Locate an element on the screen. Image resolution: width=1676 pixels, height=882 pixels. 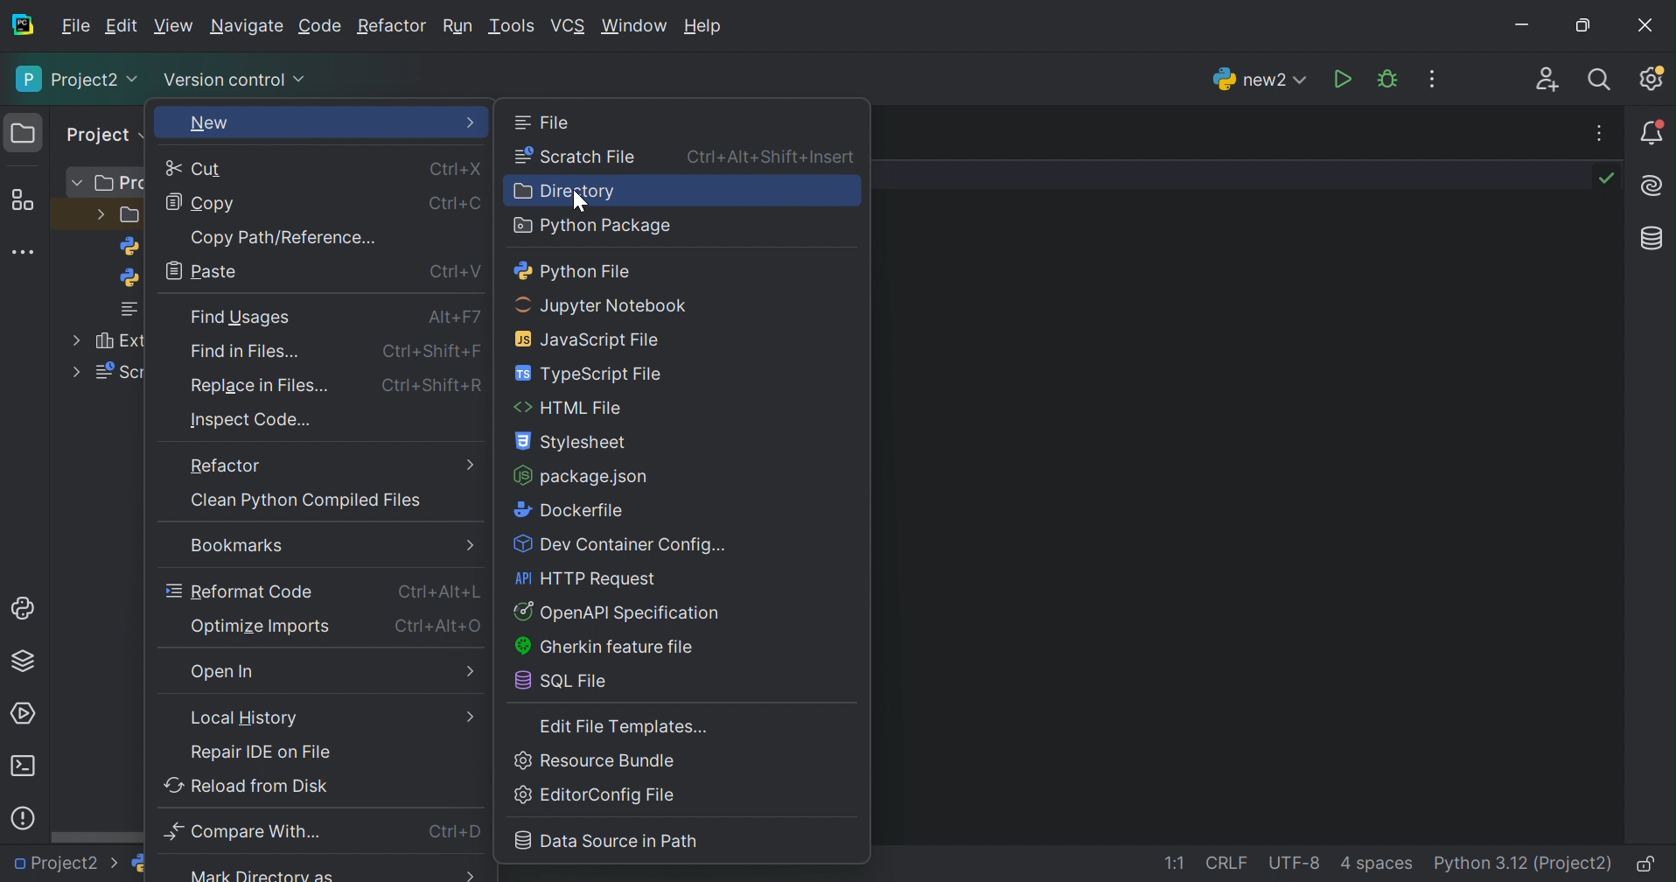
Scroll bar is located at coordinates (99, 837).